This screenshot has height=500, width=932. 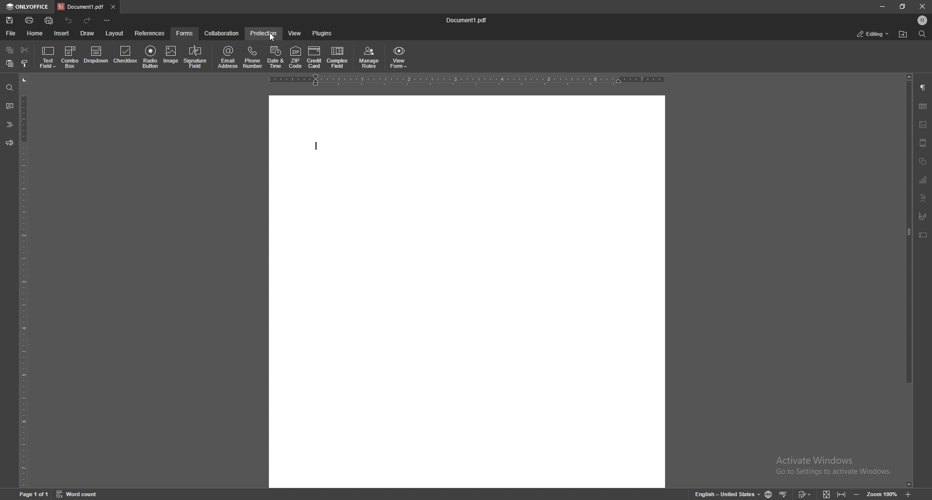 What do you see at coordinates (882, 494) in the screenshot?
I see `zoom` at bounding box center [882, 494].